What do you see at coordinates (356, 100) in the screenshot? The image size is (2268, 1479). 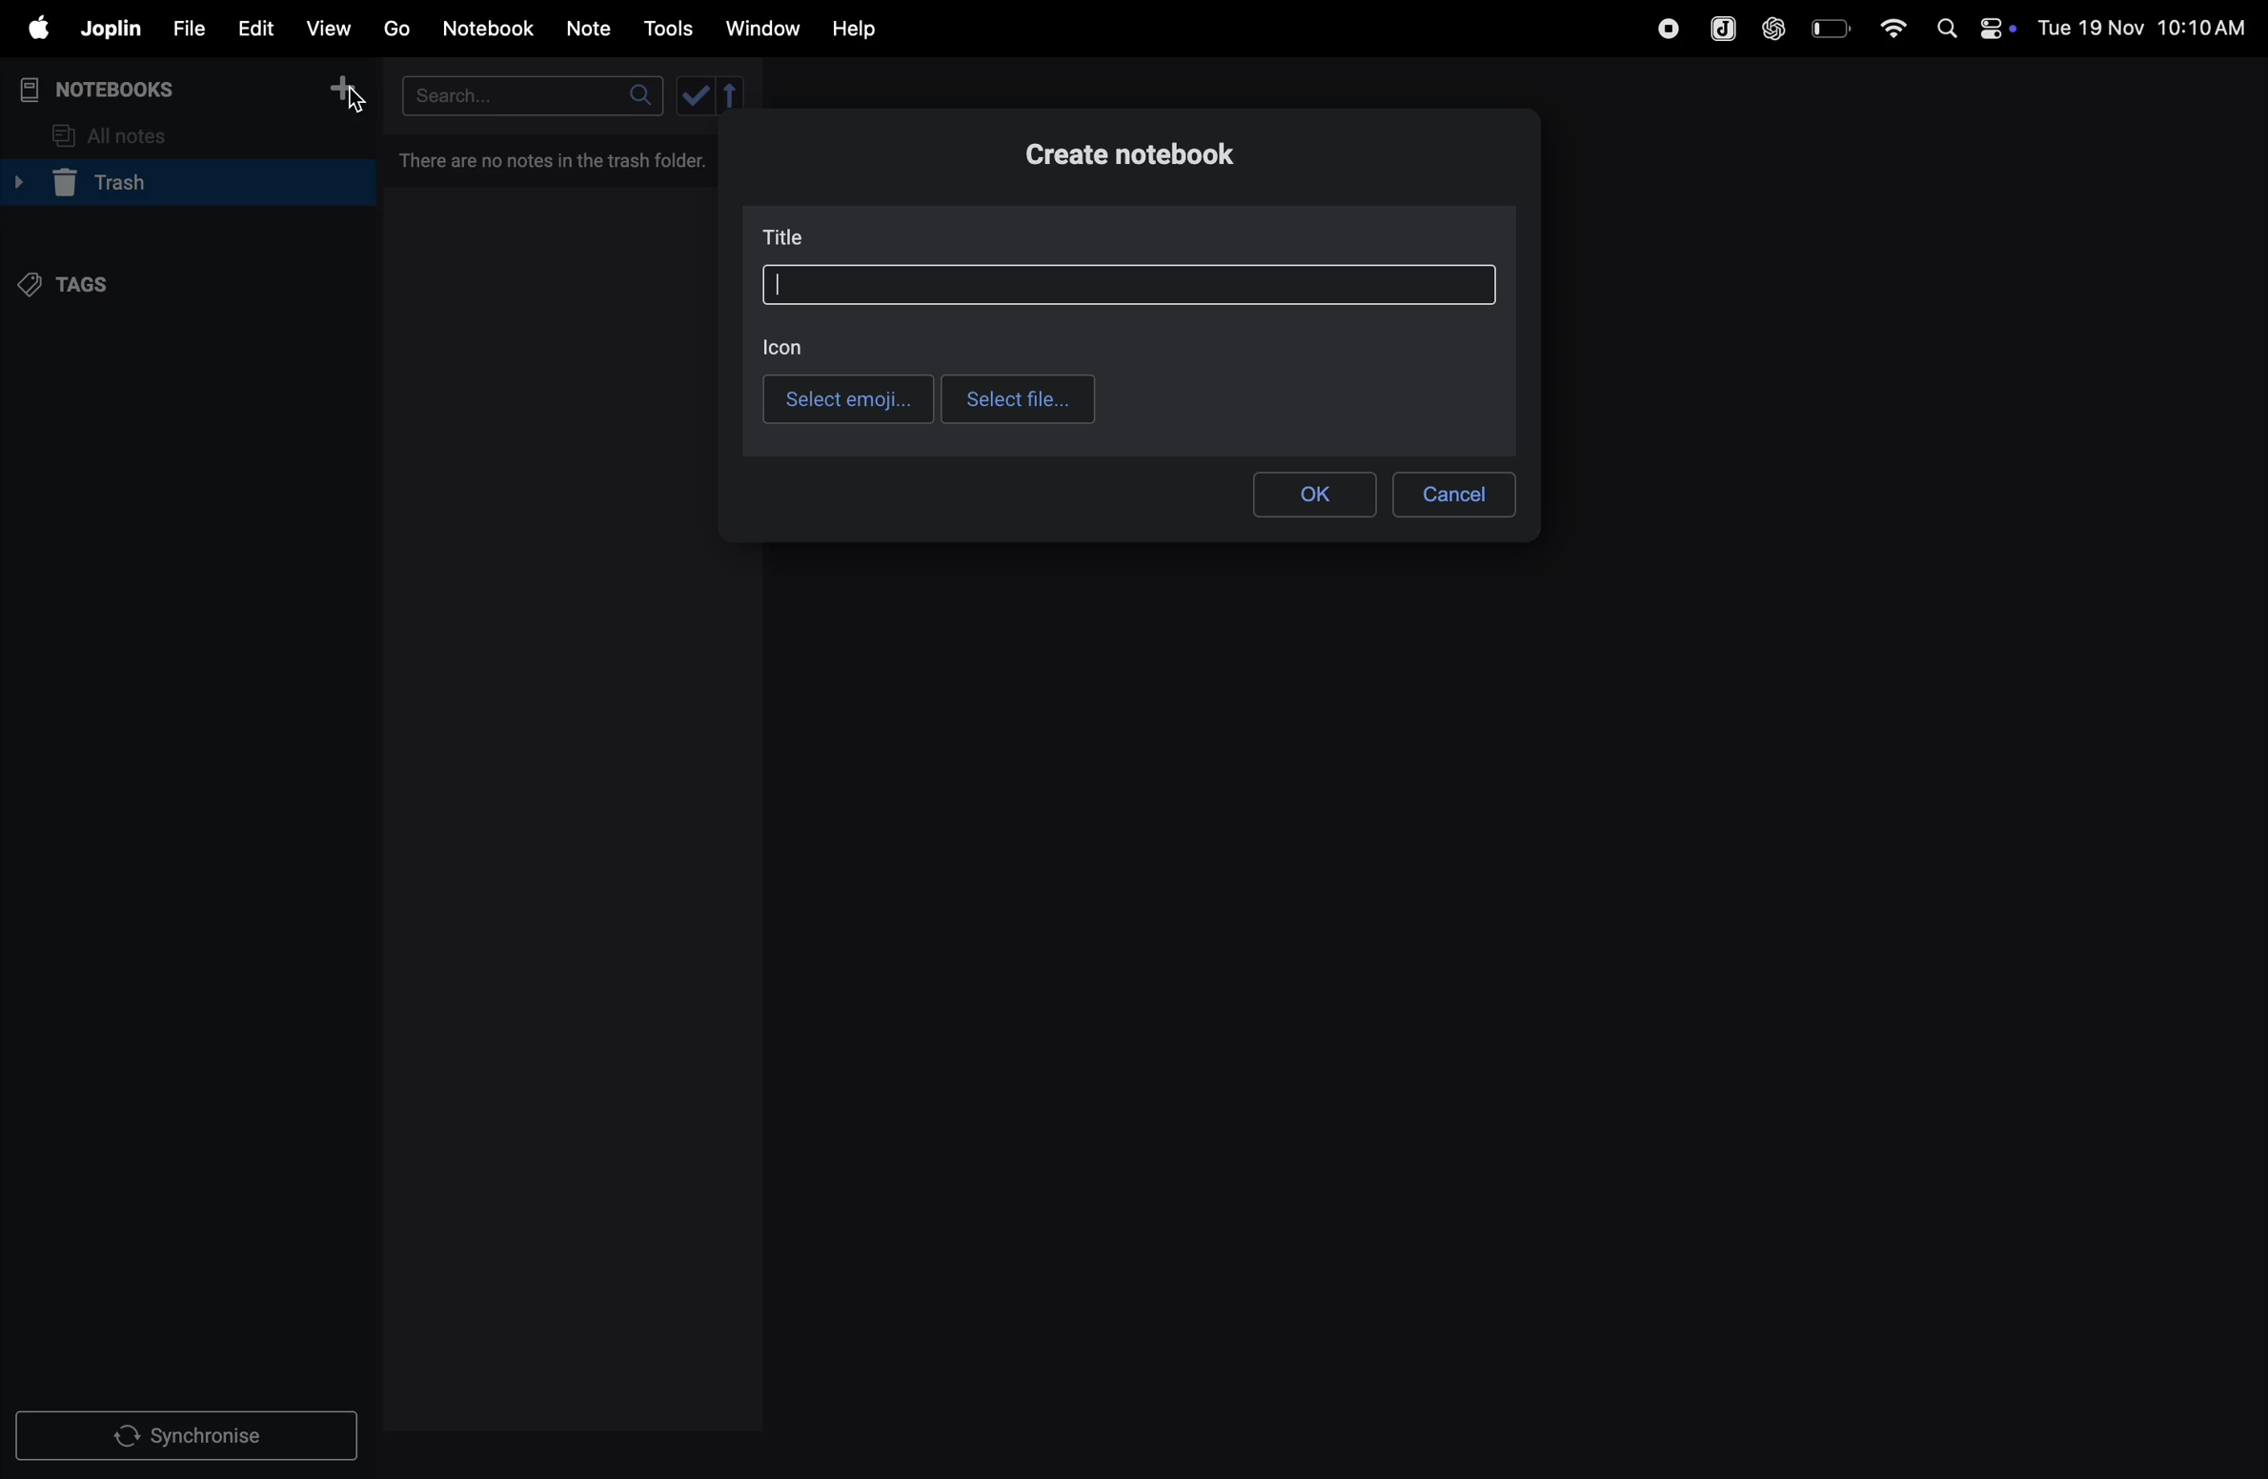 I see `Cursor` at bounding box center [356, 100].